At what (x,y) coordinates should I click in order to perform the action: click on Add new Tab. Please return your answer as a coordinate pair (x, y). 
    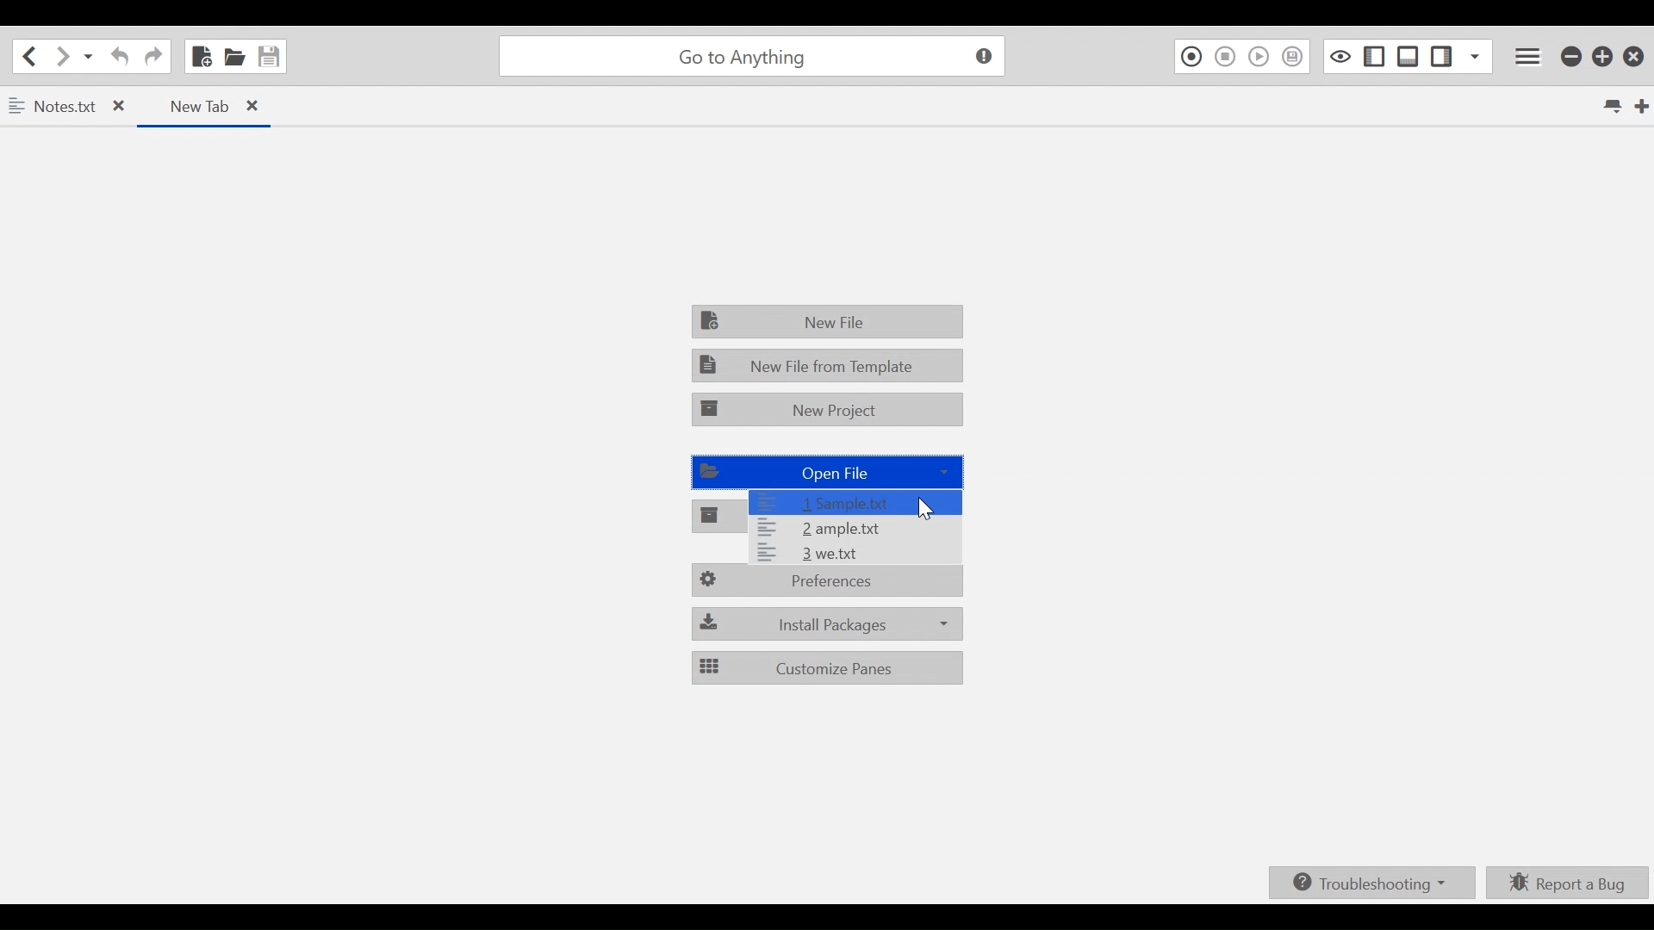
    Looking at the image, I should click on (1644, 106).